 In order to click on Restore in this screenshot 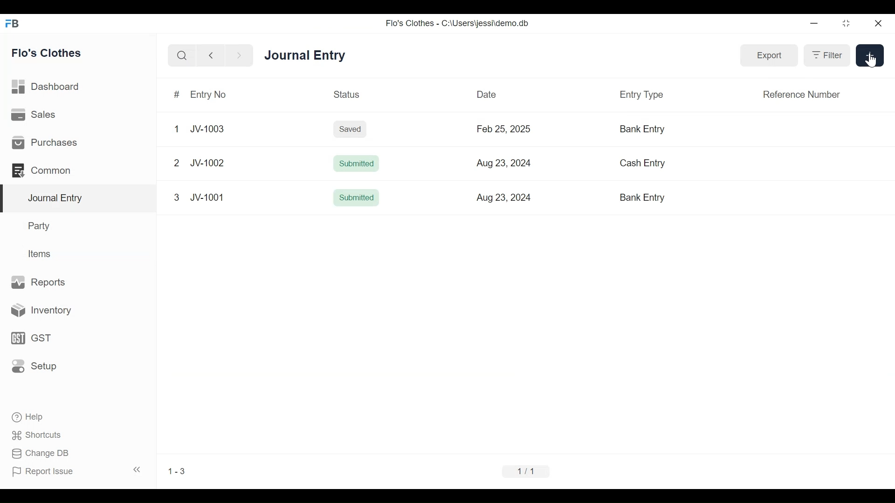, I will do `click(846, 23)`.